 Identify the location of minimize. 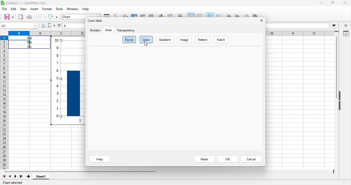
(321, 3).